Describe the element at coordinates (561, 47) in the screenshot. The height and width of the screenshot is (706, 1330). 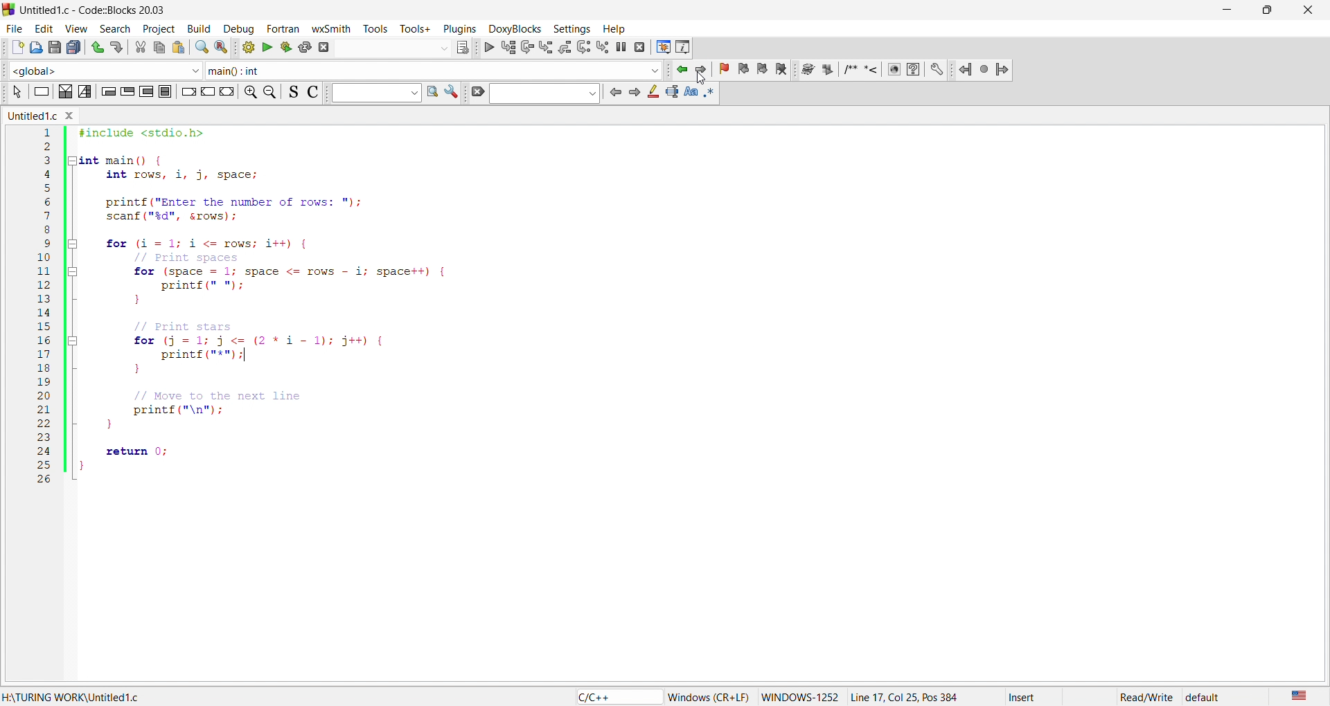
I see `debug icons` at that location.